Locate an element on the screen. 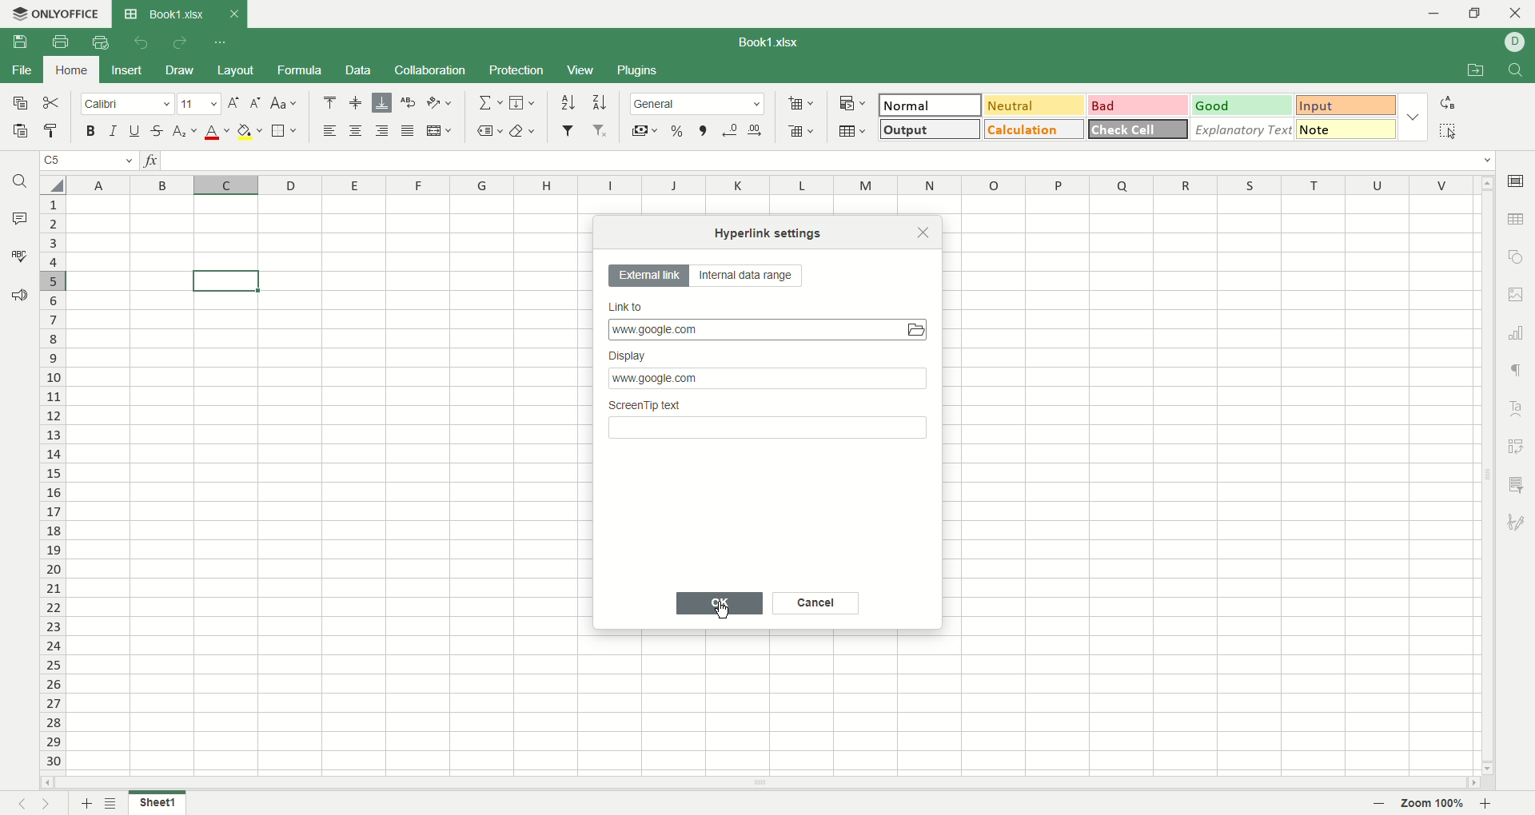 Image resolution: width=1535 pixels, height=815 pixels. Book1.xslx is located at coordinates (776, 44).